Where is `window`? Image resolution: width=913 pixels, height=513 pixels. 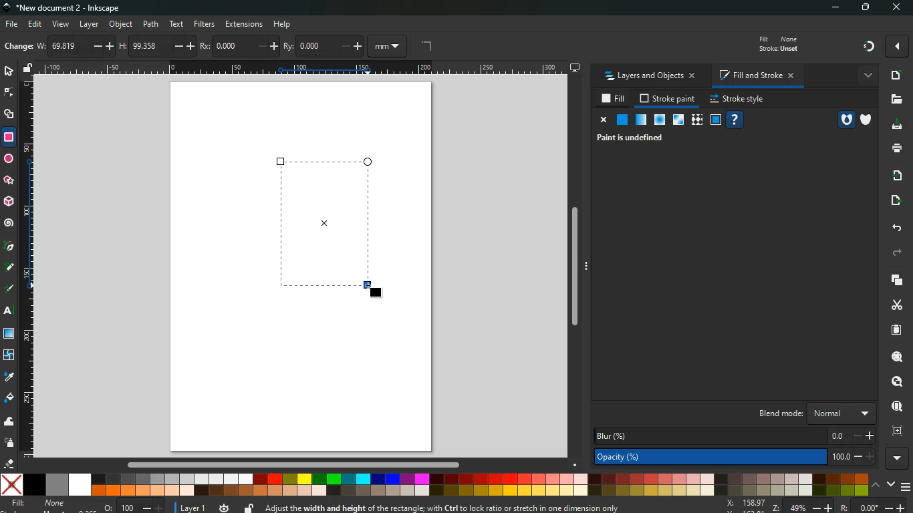
window is located at coordinates (678, 121).